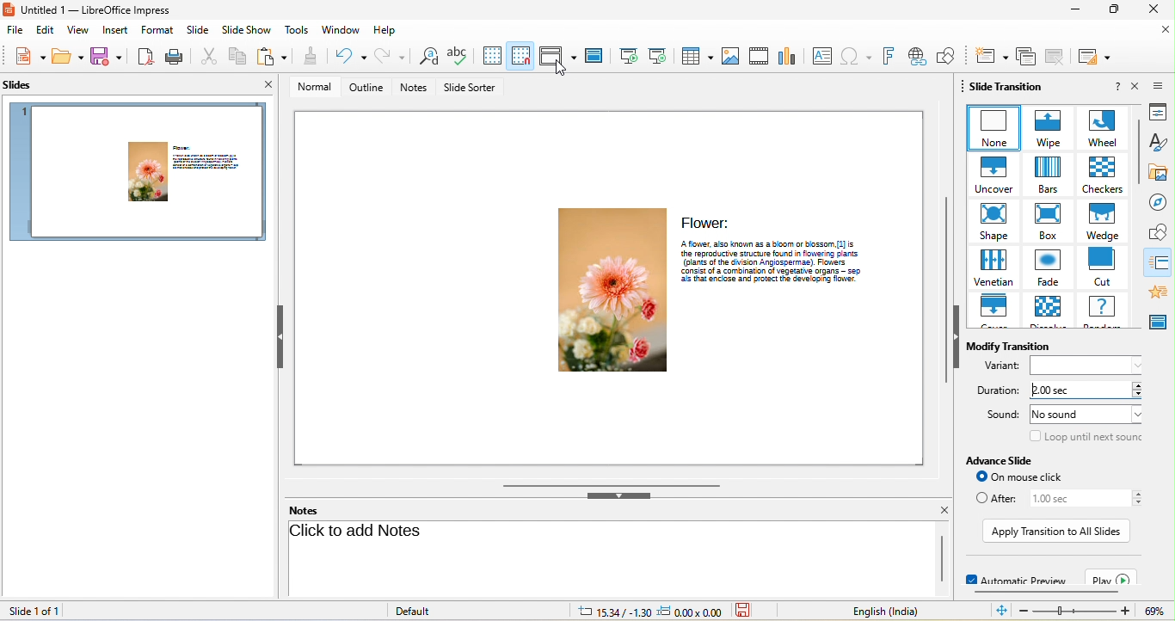 The width and height of the screenshot is (1175, 621). What do you see at coordinates (1046, 269) in the screenshot?
I see `fade` at bounding box center [1046, 269].